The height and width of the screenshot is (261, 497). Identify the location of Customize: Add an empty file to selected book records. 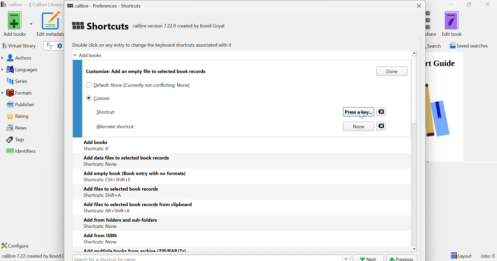
(146, 71).